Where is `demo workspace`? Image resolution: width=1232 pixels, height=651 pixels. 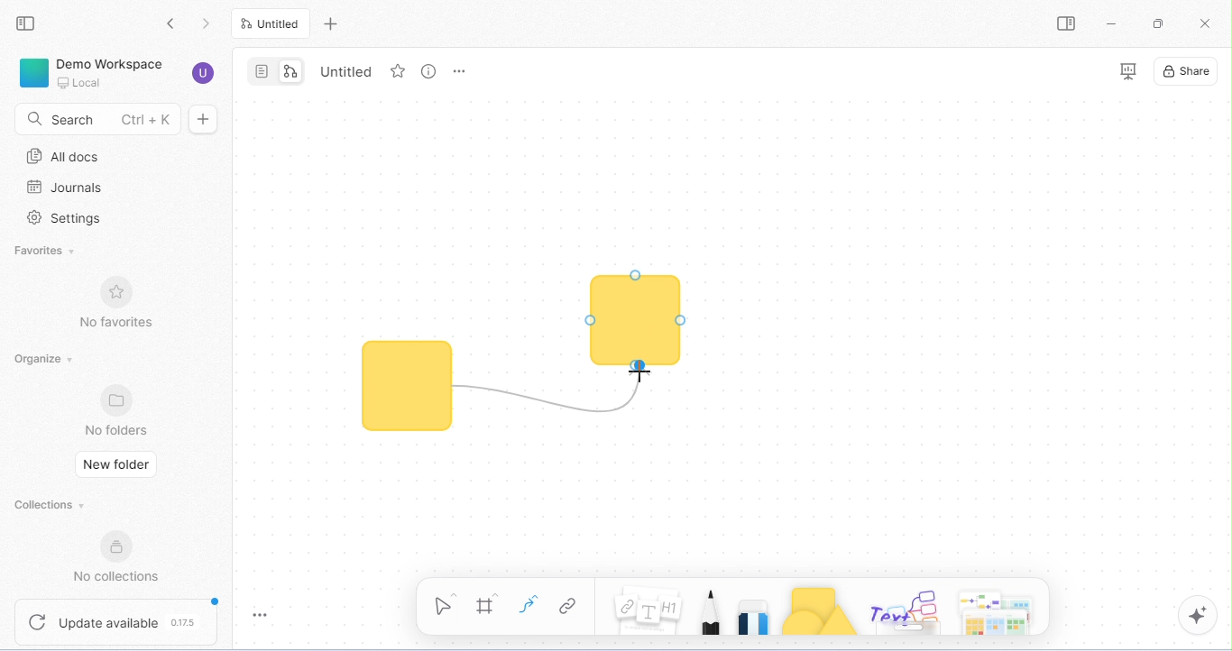 demo workspace is located at coordinates (91, 71).